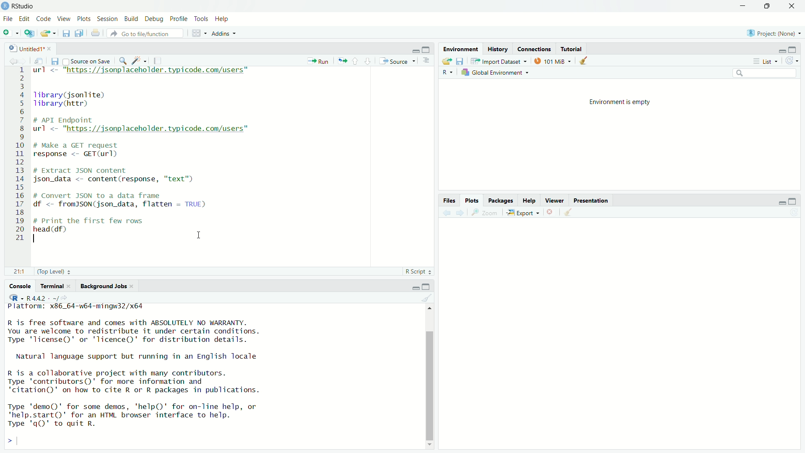 Image resolution: width=805 pixels, height=453 pixels. I want to click on Addins , so click(225, 33).